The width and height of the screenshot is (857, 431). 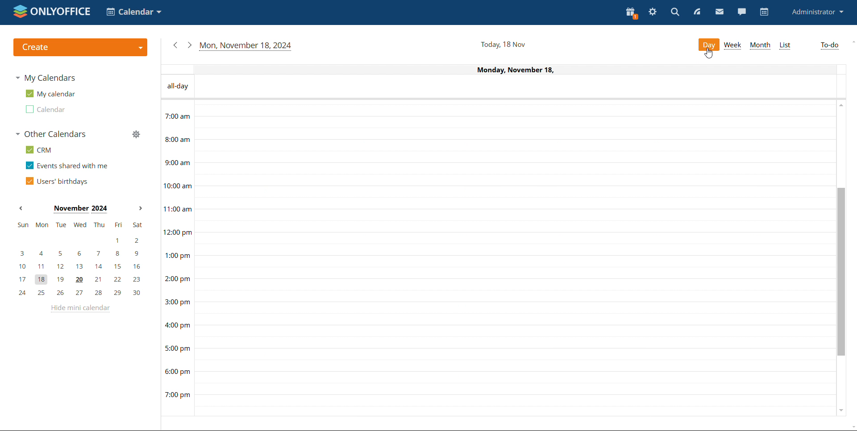 What do you see at coordinates (136, 134) in the screenshot?
I see `manage` at bounding box center [136, 134].